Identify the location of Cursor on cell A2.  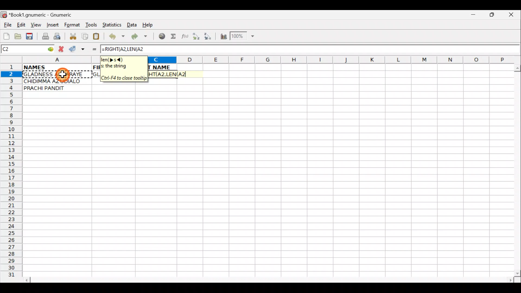
(61, 74).